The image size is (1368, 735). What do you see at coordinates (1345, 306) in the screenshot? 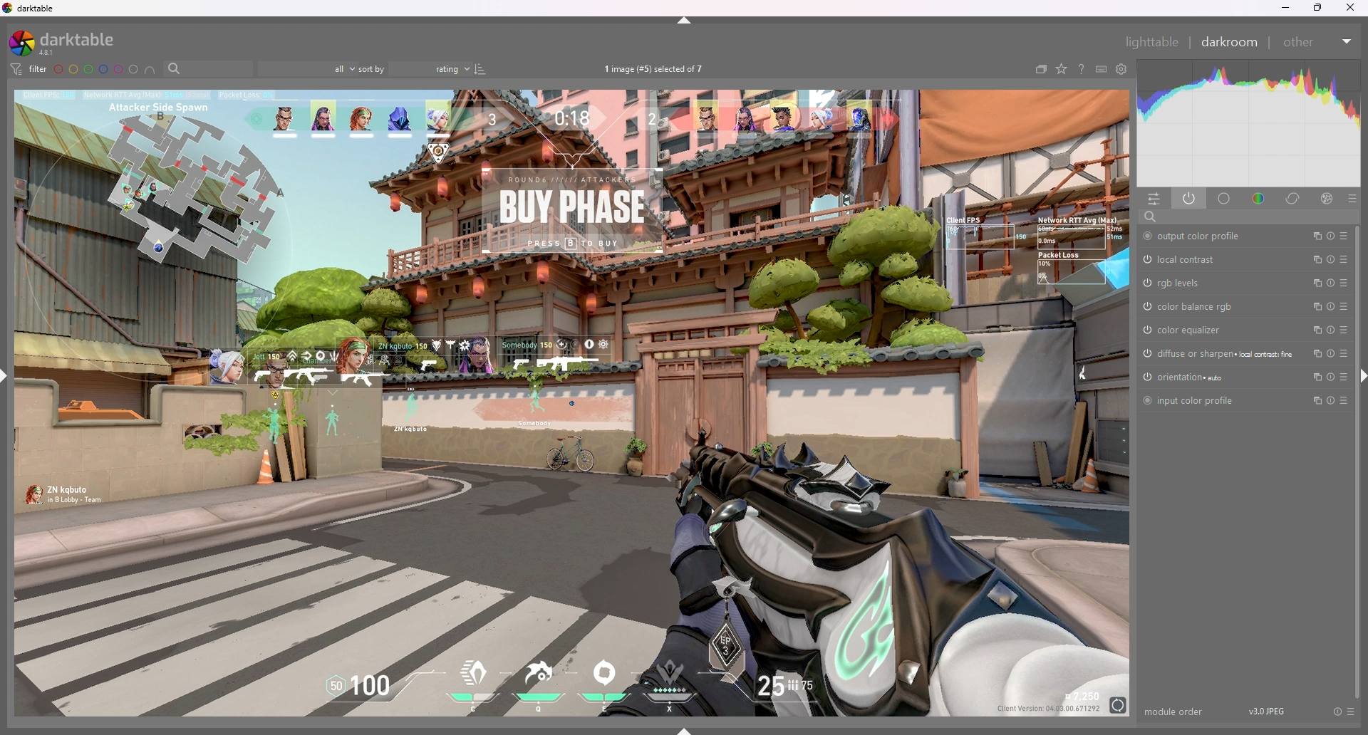
I see `presets` at bounding box center [1345, 306].